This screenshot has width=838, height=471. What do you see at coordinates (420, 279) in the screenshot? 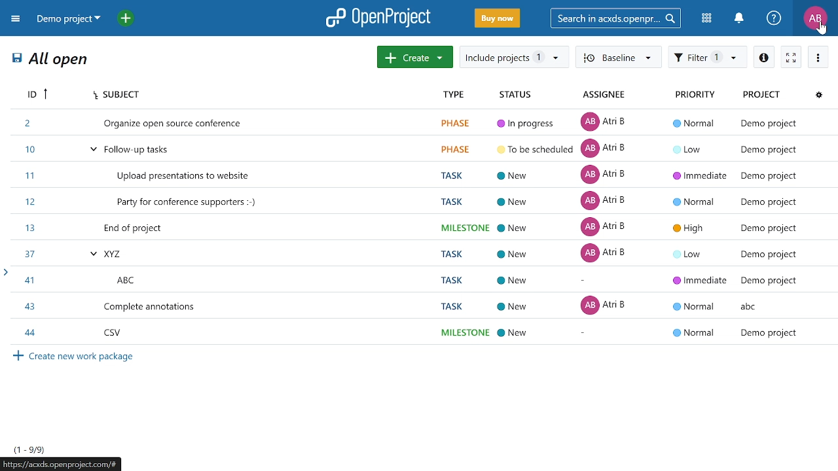
I see `task titled "ABC"` at bounding box center [420, 279].